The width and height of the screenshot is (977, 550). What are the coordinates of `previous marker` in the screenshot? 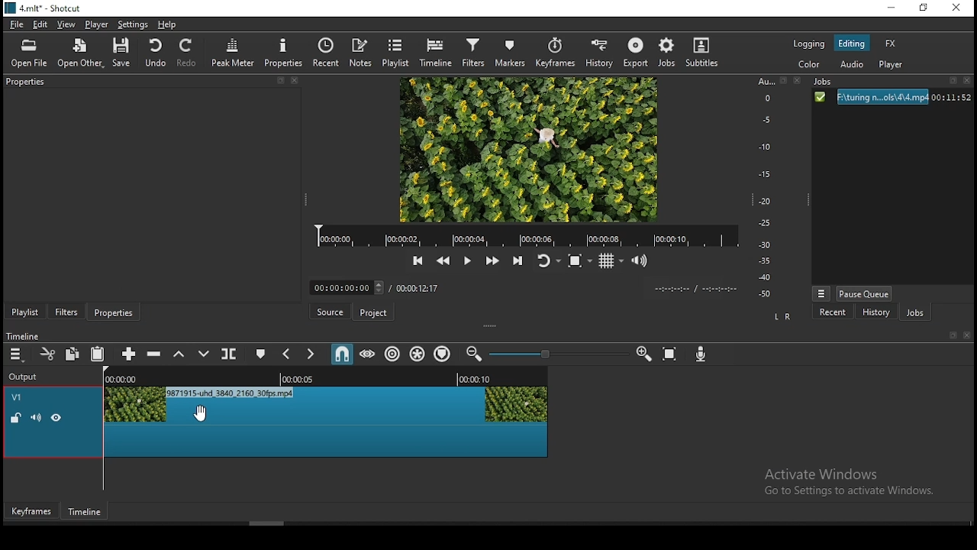 It's located at (288, 355).